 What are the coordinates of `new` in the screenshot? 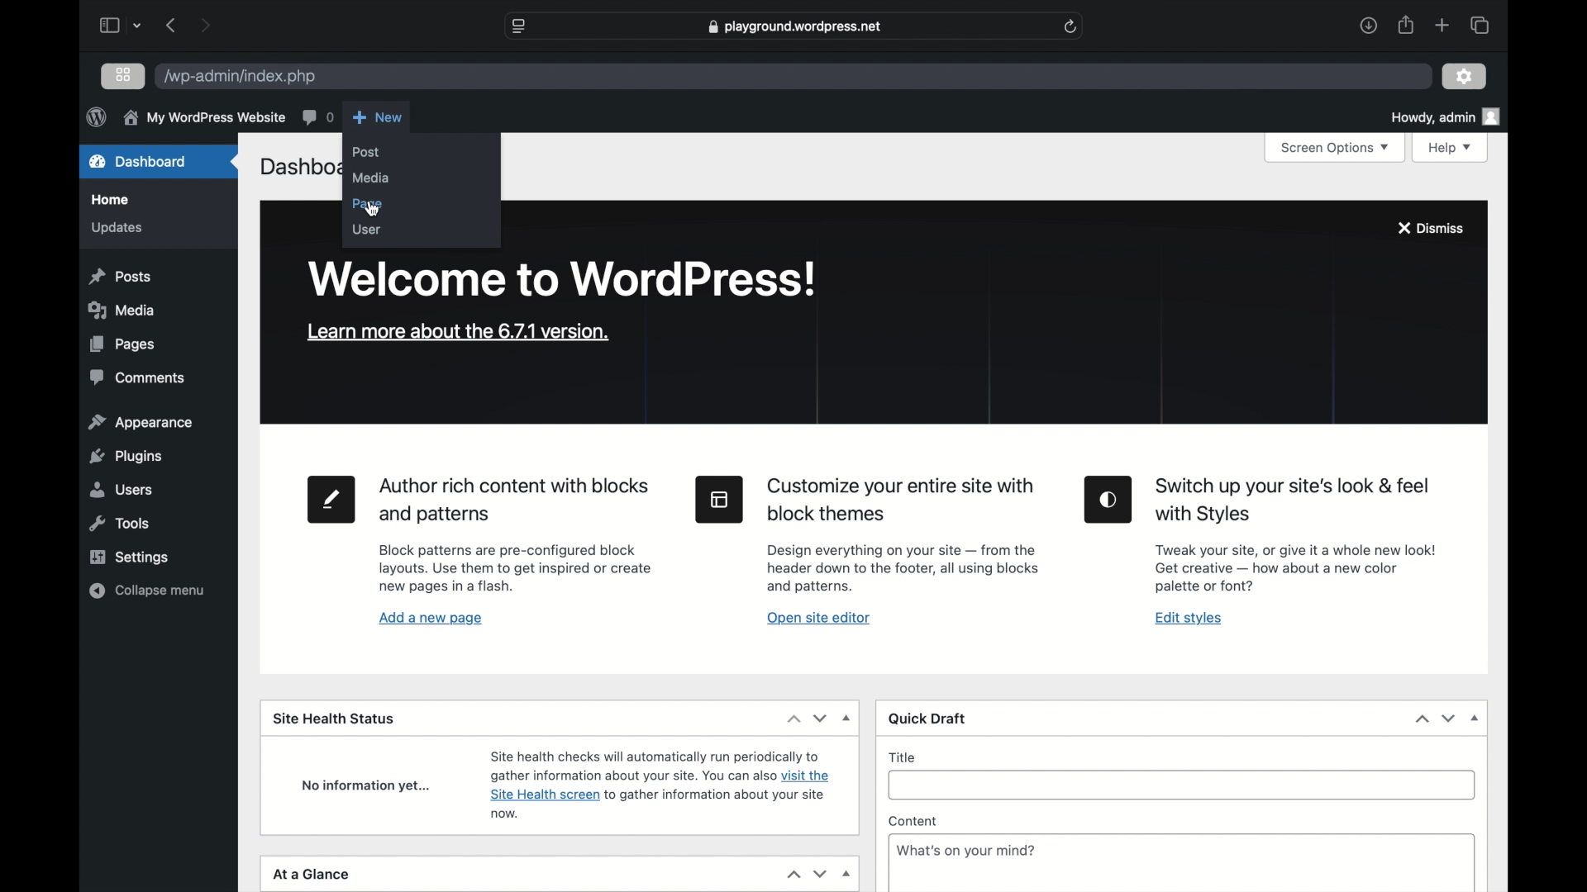 It's located at (377, 116).